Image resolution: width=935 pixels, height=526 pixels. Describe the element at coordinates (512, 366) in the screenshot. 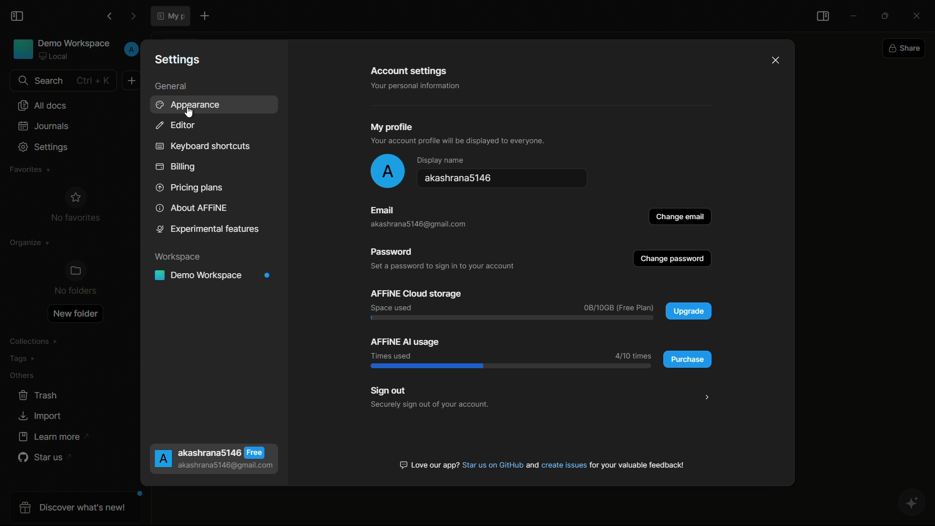

I see `progress bar` at that location.